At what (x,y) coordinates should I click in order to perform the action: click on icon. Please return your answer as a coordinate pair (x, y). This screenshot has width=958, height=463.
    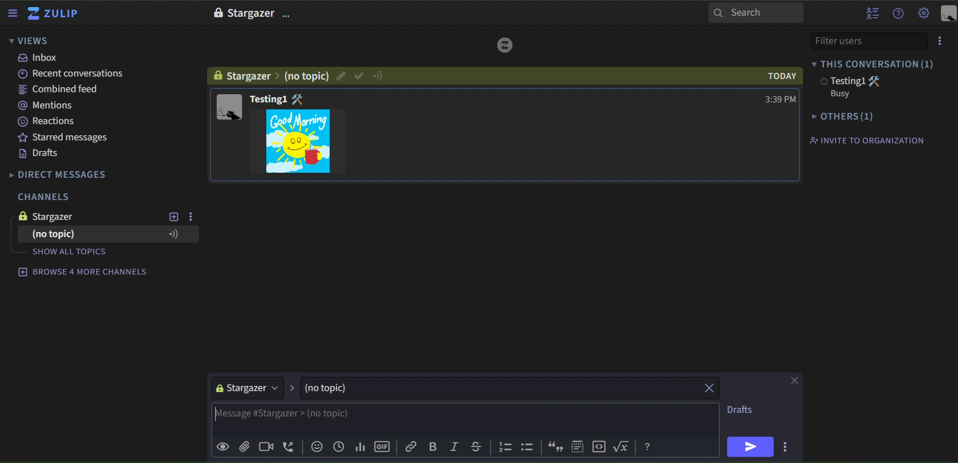
    Looking at the image, I should click on (529, 448).